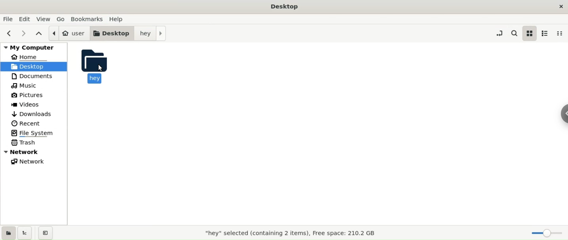 This screenshot has width=568, height=240. Describe the element at coordinates (546, 33) in the screenshot. I see `list view` at that location.